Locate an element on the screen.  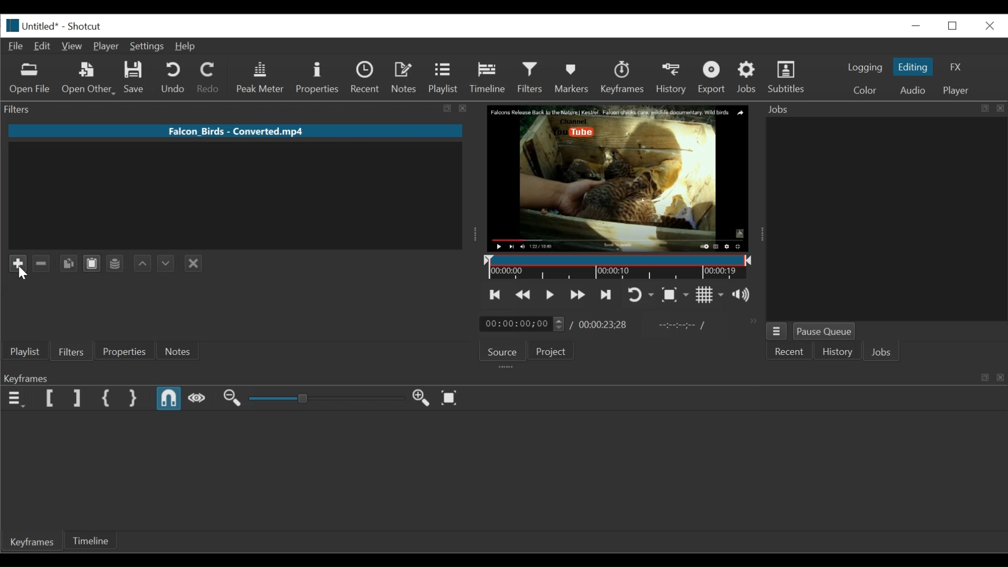
Filters is located at coordinates (73, 351).